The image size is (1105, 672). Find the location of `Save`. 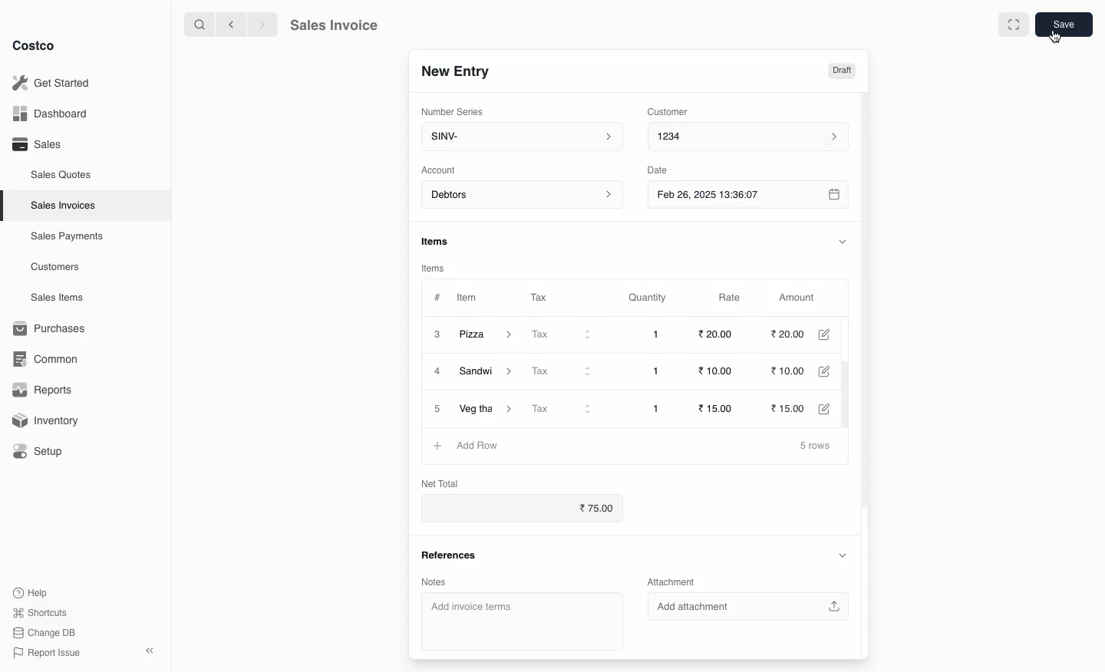

Save is located at coordinates (1066, 26).